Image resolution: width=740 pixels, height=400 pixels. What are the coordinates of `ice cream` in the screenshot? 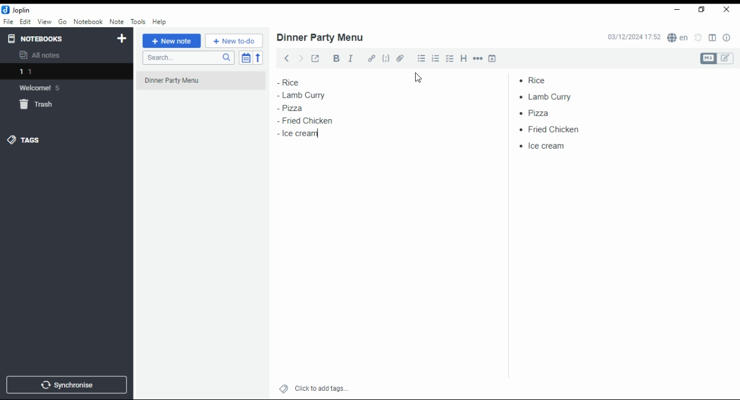 It's located at (547, 147).